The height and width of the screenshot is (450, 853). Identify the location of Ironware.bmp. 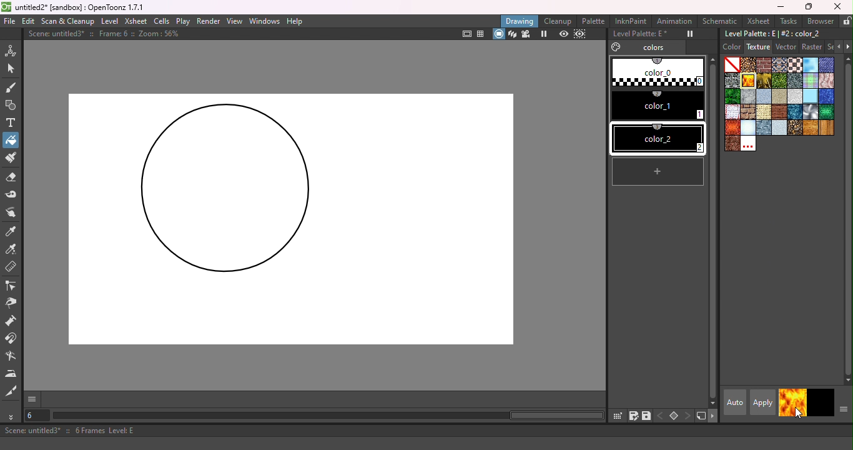
(795, 81).